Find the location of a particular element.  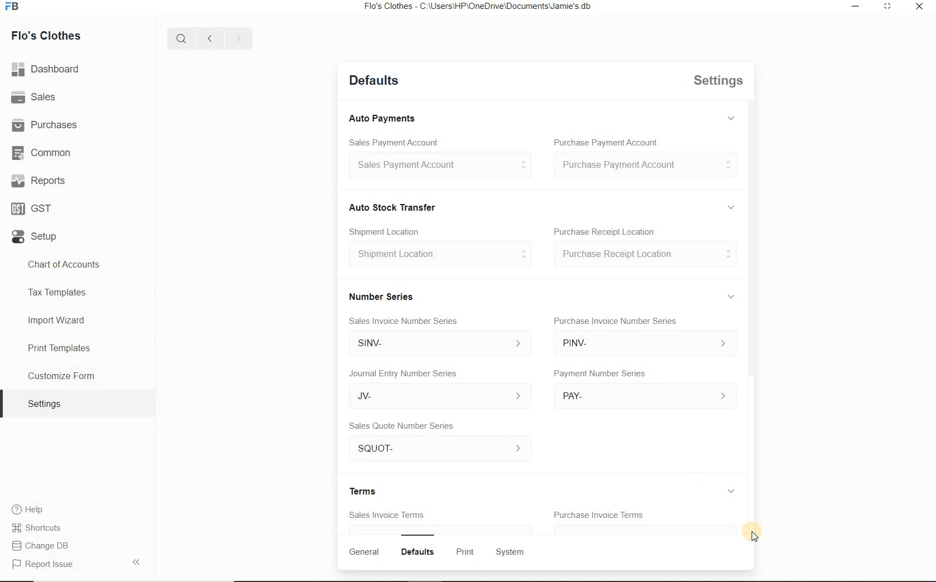

Expand is located at coordinates (734, 490).